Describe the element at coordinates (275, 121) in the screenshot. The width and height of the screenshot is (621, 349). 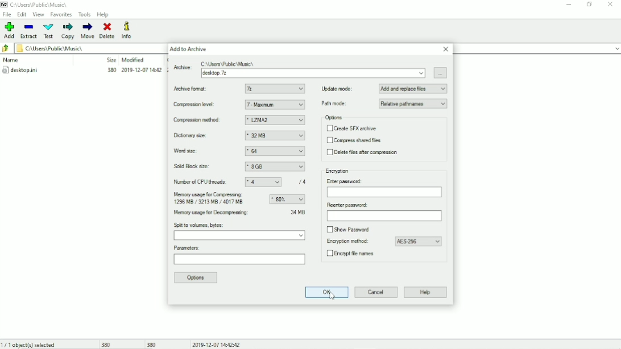
I see `LZMA2` at that location.